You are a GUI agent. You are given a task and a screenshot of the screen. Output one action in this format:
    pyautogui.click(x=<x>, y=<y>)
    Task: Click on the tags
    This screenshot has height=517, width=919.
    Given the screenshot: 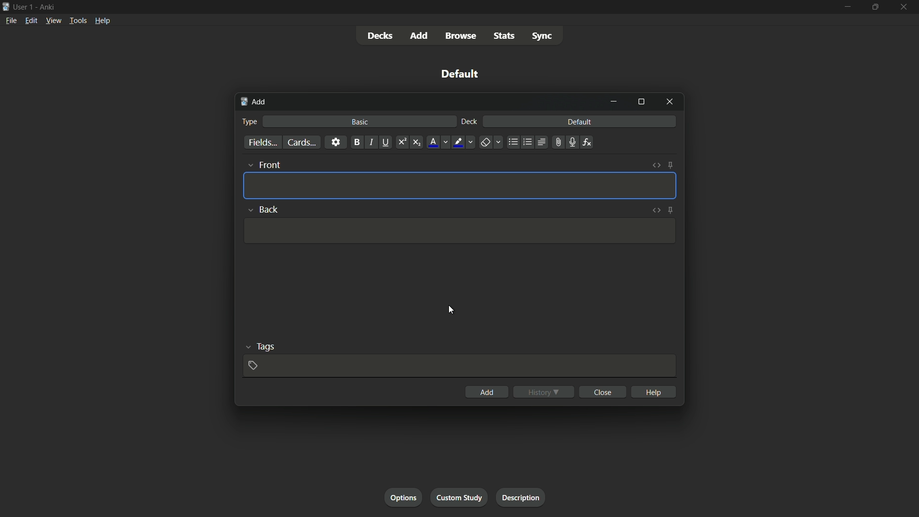 What is the action you would take?
    pyautogui.click(x=259, y=347)
    